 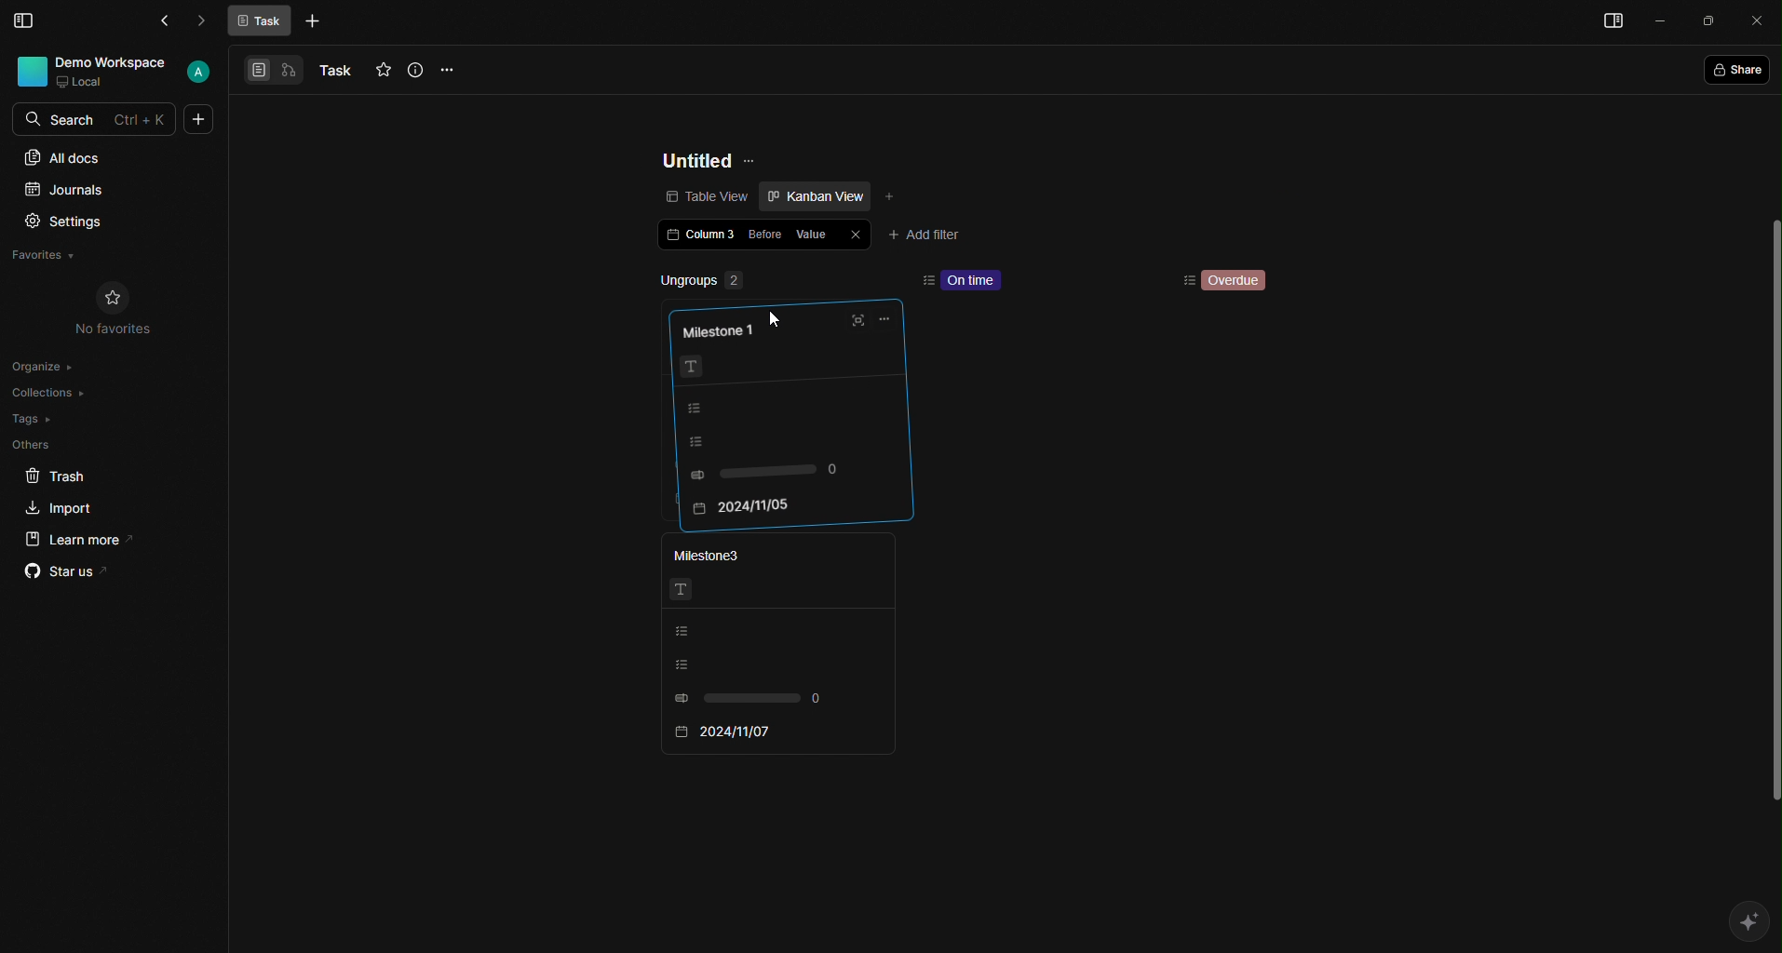 What do you see at coordinates (706, 328) in the screenshot?
I see `Milestone 1` at bounding box center [706, 328].